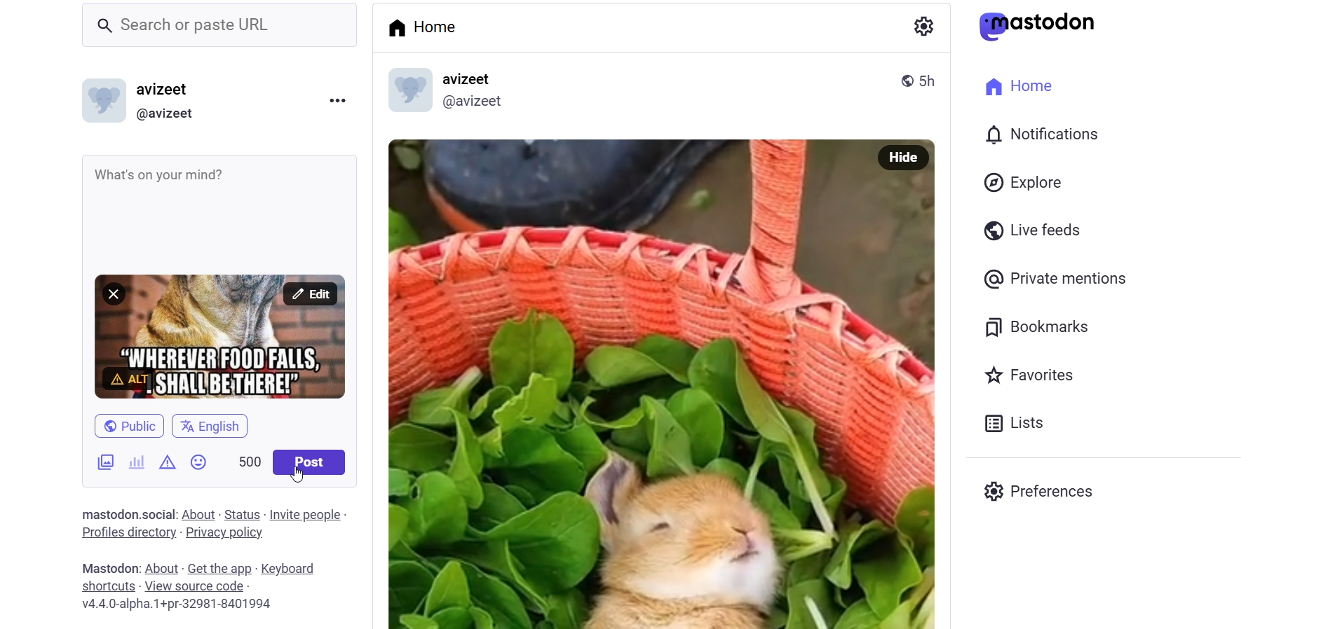 Image resolution: width=1321 pixels, height=629 pixels. Describe the element at coordinates (233, 200) in the screenshot. I see `writing area` at that location.